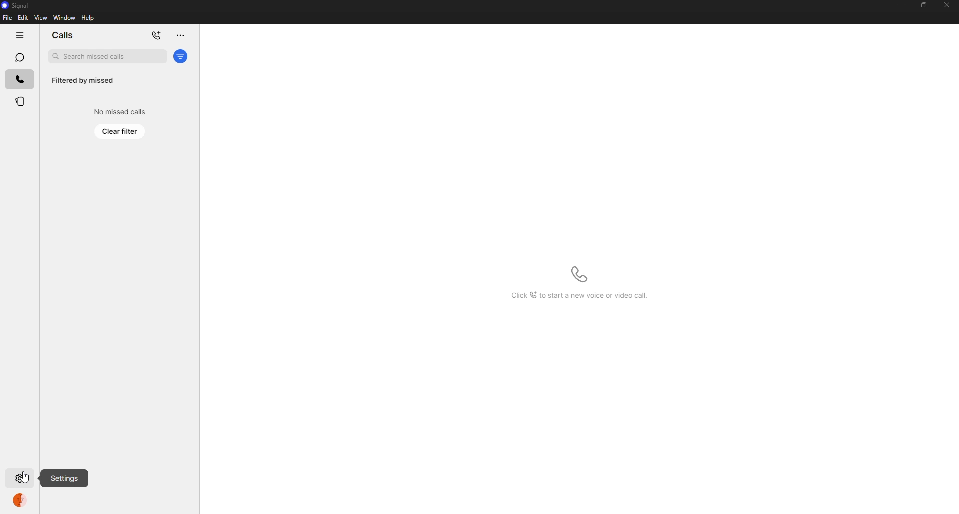 The image size is (959, 514). Describe the element at coordinates (16, 5) in the screenshot. I see `signal` at that location.